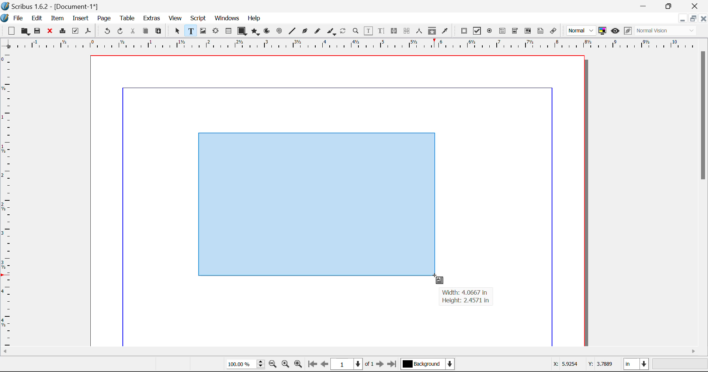 This screenshot has width=708, height=372. I want to click on First Page, so click(312, 365).